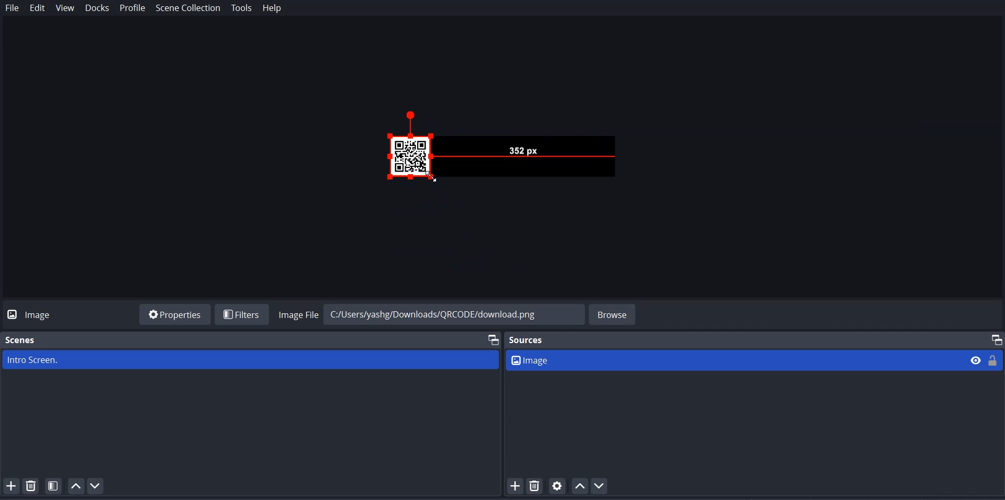 The width and height of the screenshot is (1005, 500). I want to click on Add Scene, so click(10, 485).